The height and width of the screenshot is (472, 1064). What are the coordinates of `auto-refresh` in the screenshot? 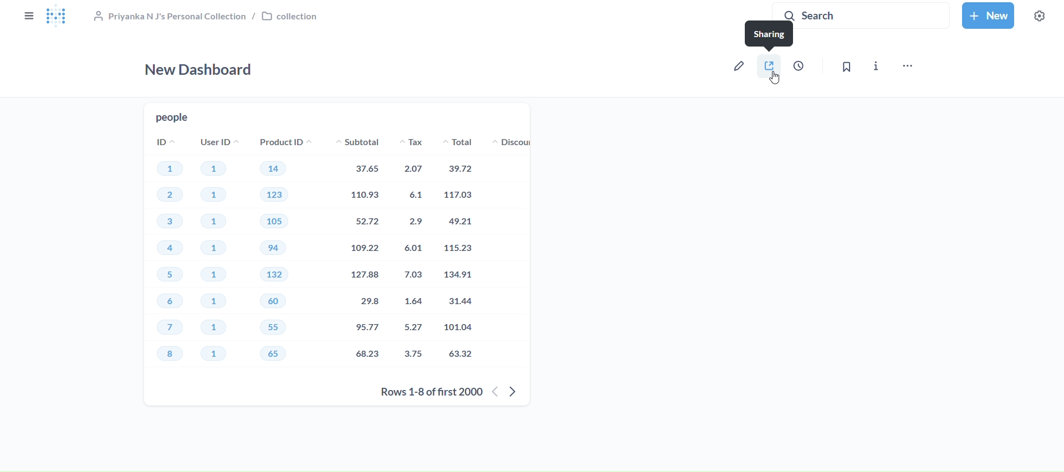 It's located at (802, 65).